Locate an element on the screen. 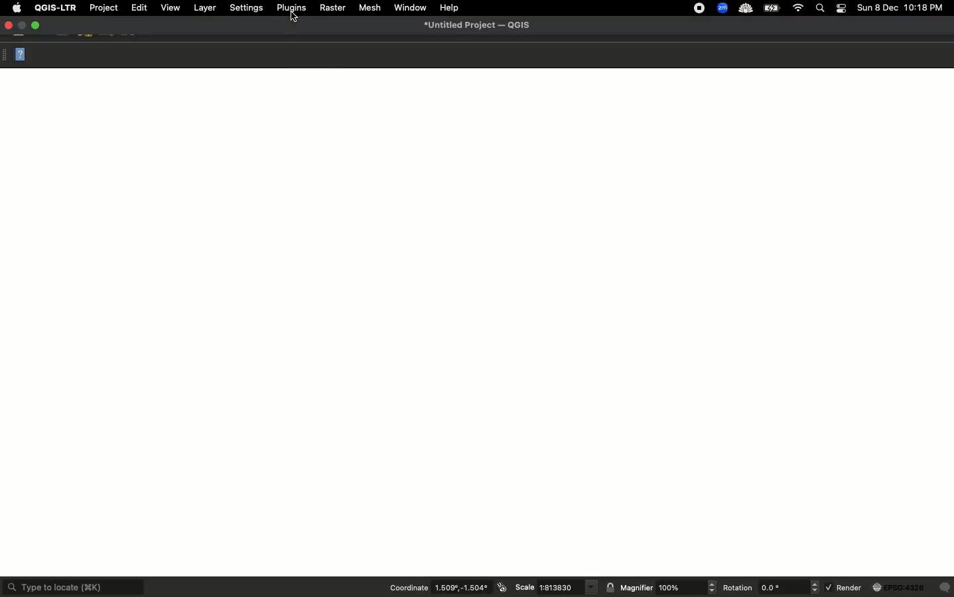  cursor is located at coordinates (295, 17).